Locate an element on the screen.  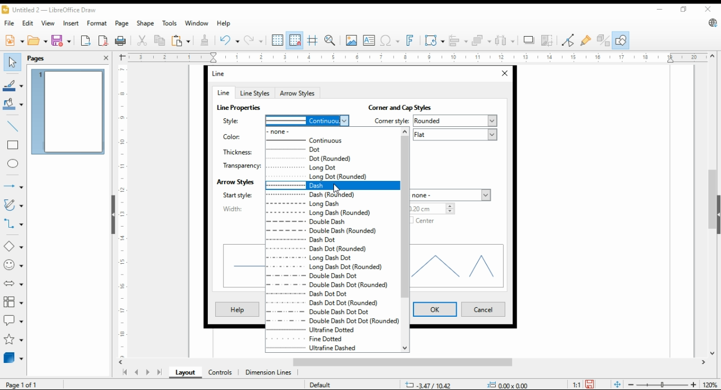
fill color is located at coordinates (13, 103).